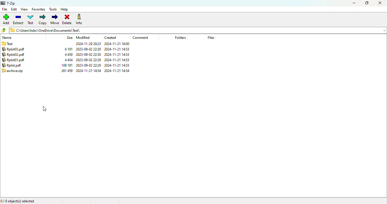  What do you see at coordinates (118, 44) in the screenshot?
I see `2024-11-21 16:00` at bounding box center [118, 44].